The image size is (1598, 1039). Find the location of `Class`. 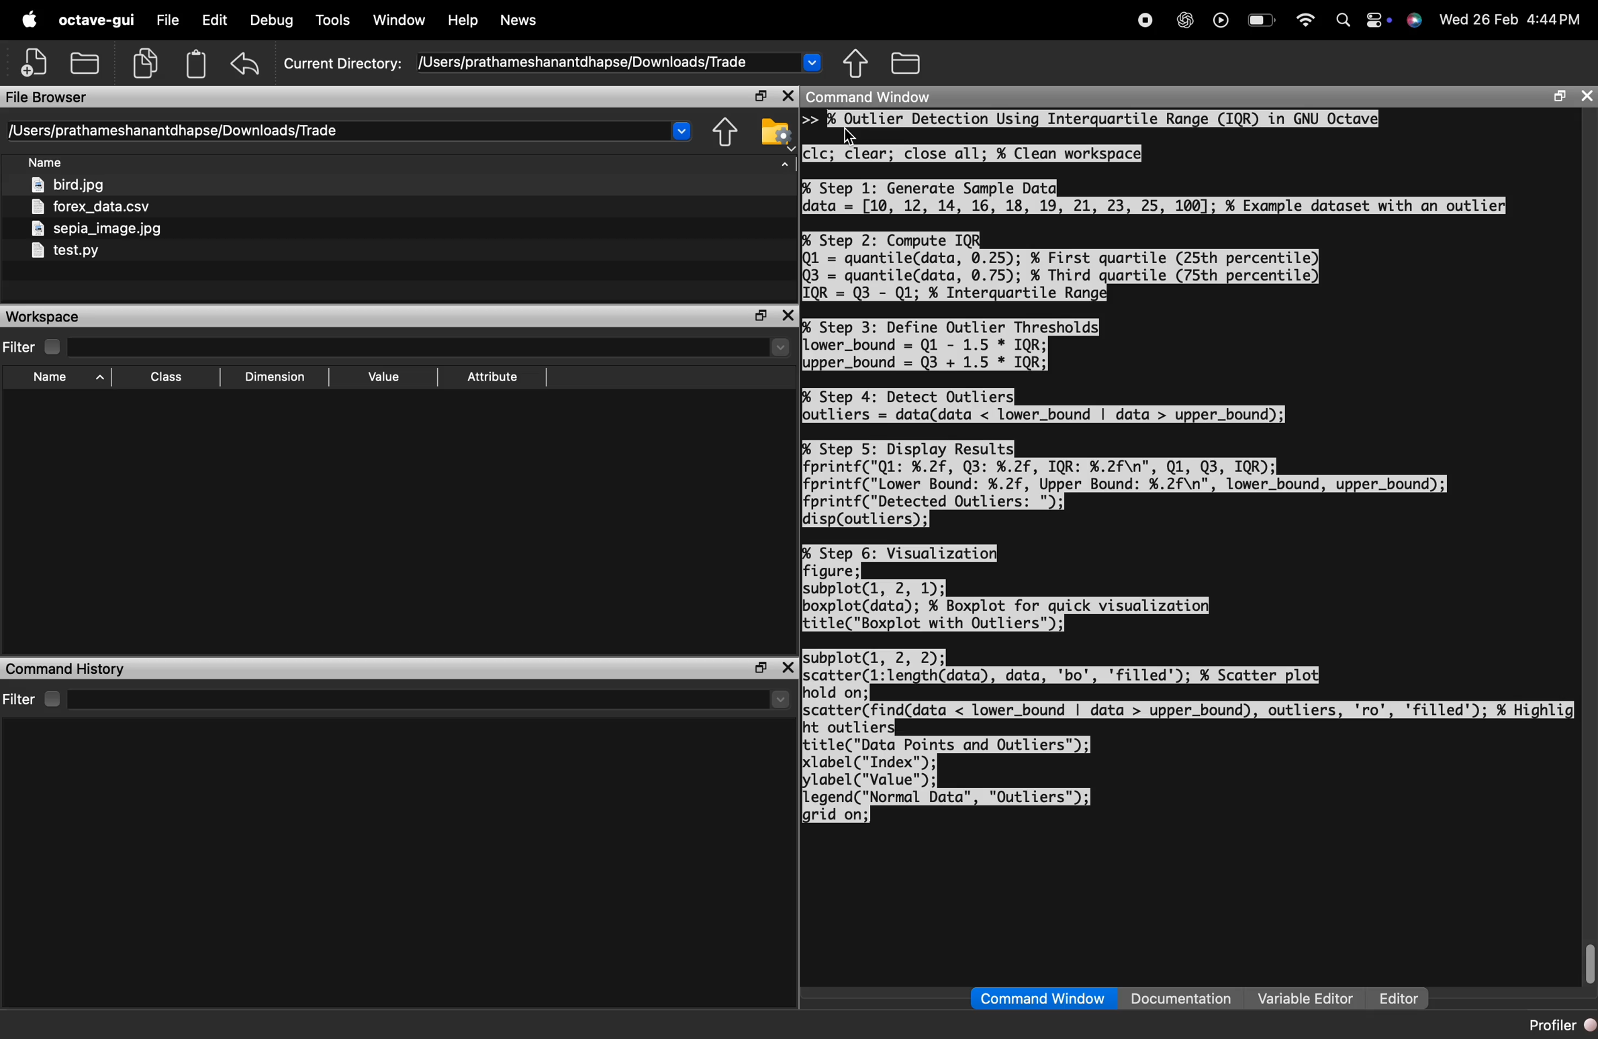

Class is located at coordinates (166, 377).